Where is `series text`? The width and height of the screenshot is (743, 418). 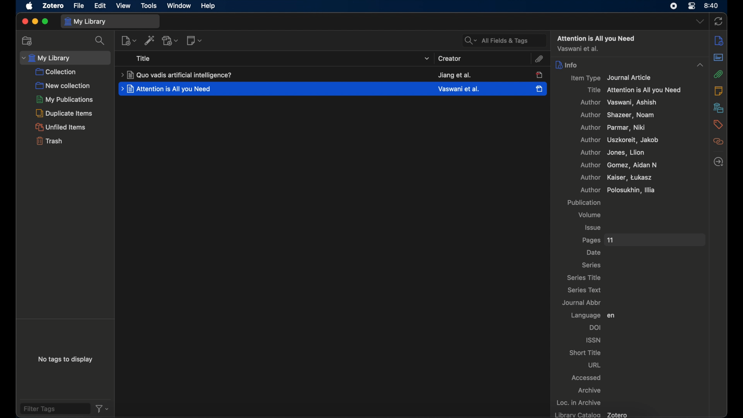 series text is located at coordinates (584, 290).